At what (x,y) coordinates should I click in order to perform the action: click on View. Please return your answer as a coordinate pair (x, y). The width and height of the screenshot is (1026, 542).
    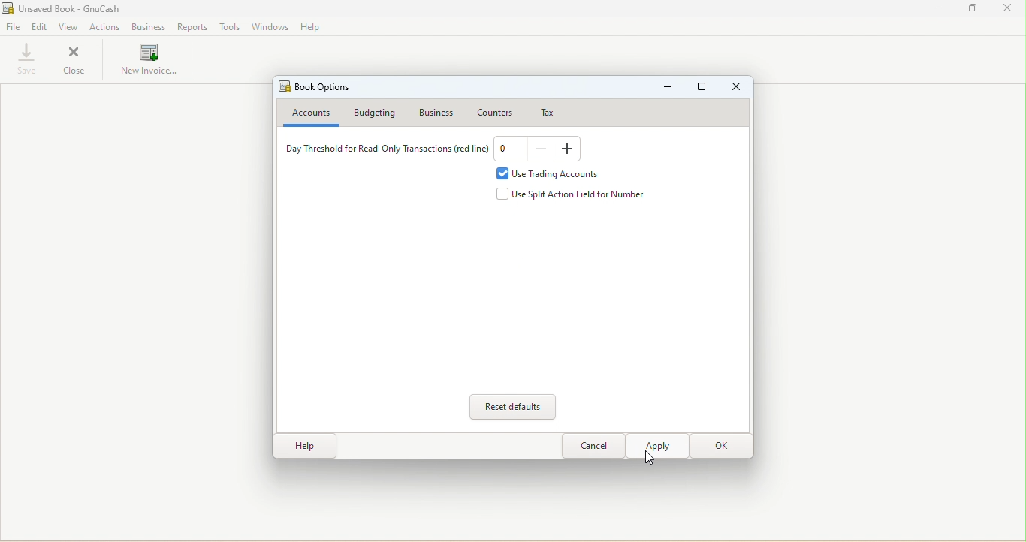
    Looking at the image, I should click on (70, 27).